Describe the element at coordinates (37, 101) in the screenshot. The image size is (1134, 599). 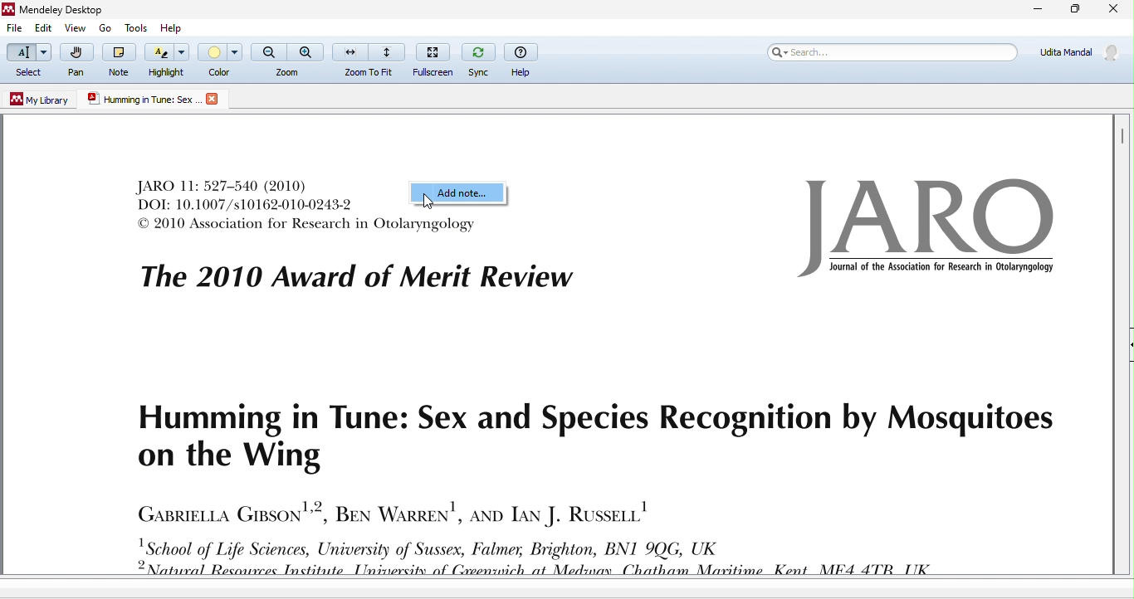
I see `my library` at that location.